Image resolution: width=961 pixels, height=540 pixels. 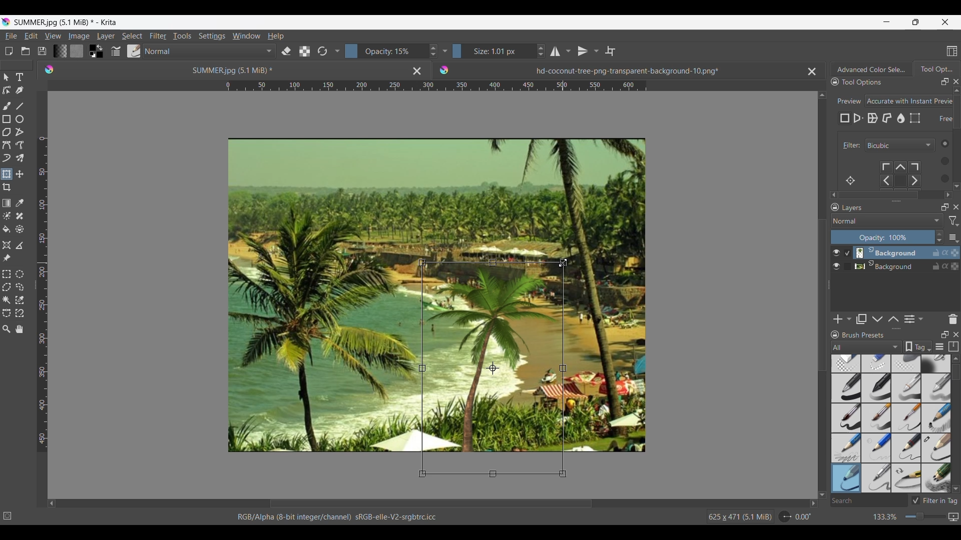 What do you see at coordinates (246, 35) in the screenshot?
I see `Window` at bounding box center [246, 35].